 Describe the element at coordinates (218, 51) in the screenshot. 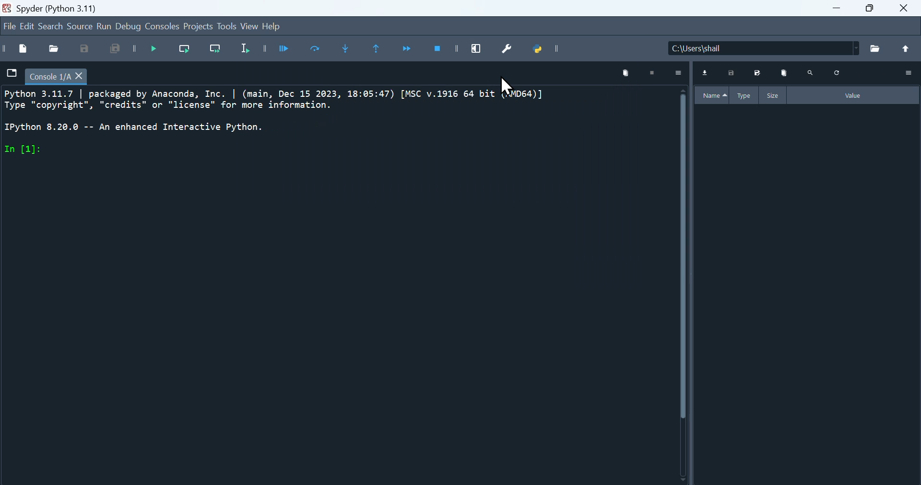

I see `Run current line and go to the next one` at that location.